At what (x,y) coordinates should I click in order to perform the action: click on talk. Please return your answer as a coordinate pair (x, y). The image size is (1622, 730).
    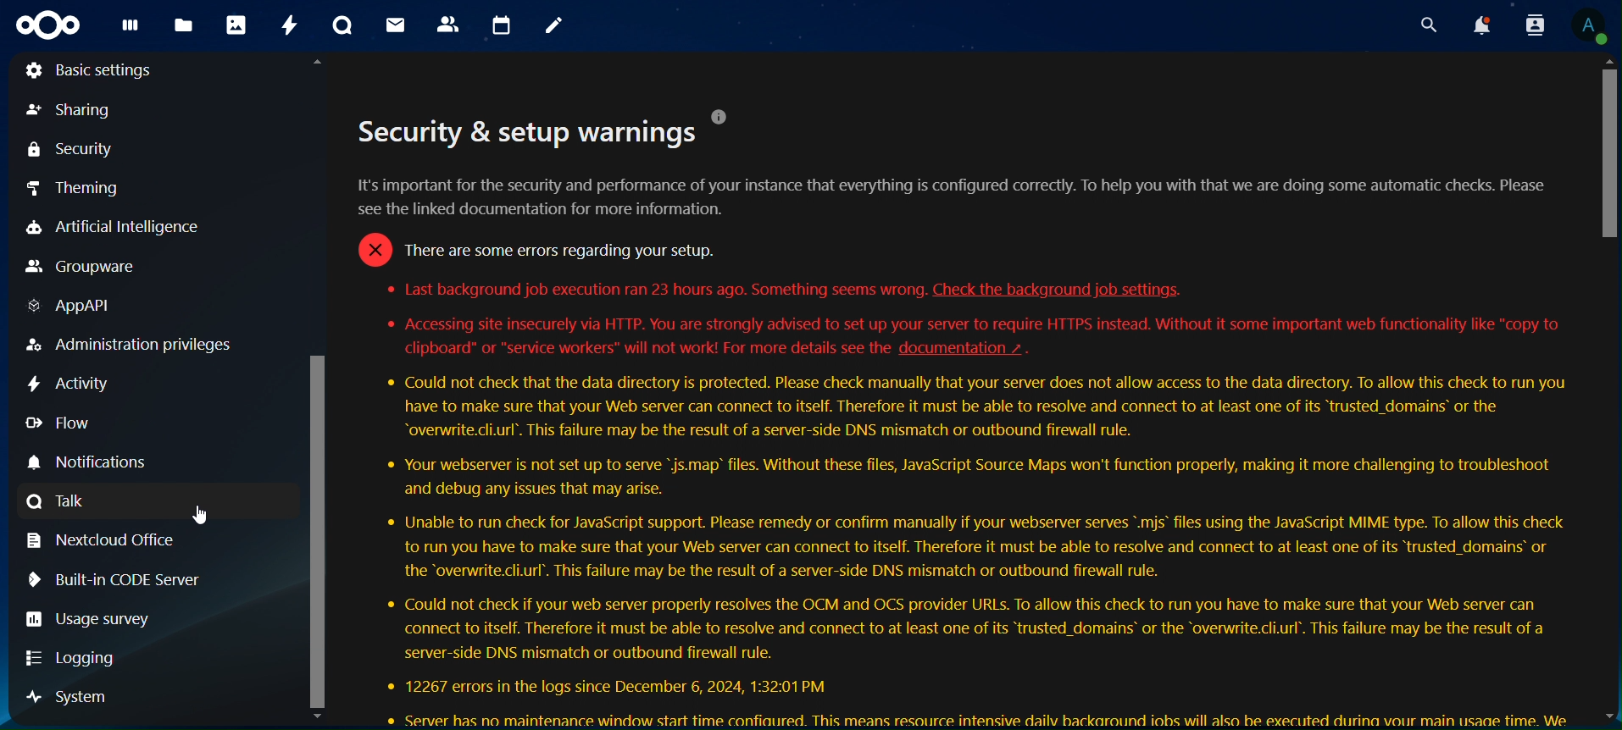
    Looking at the image, I should click on (58, 501).